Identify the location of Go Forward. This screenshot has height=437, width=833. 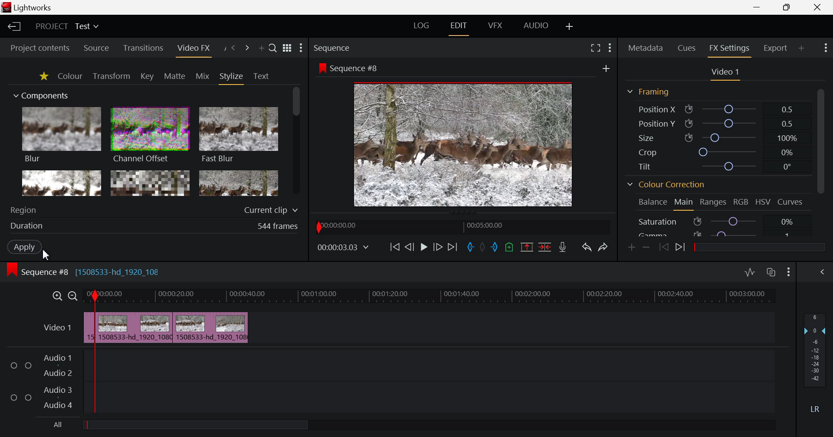
(438, 247).